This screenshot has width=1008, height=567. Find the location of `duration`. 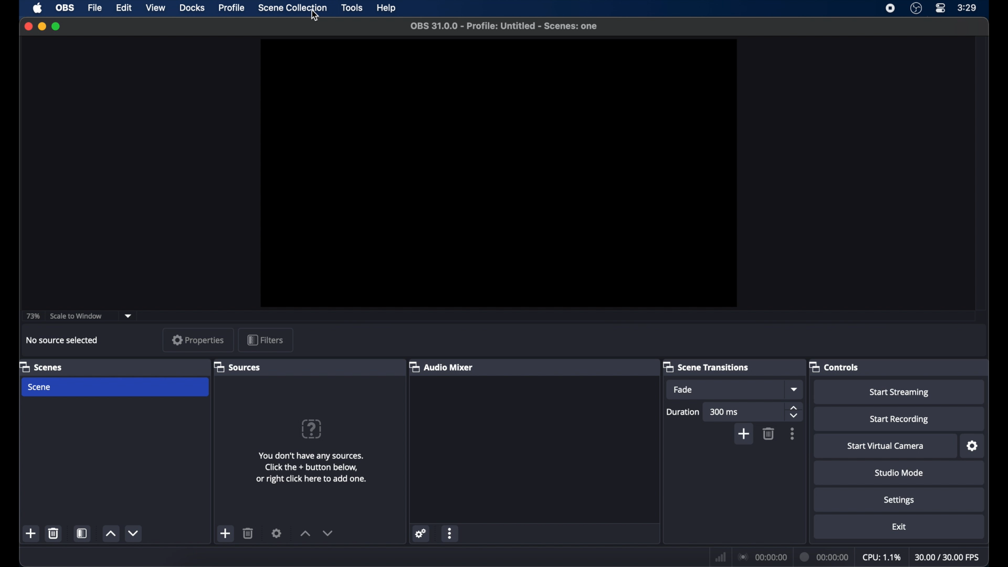

duration is located at coordinates (824, 558).